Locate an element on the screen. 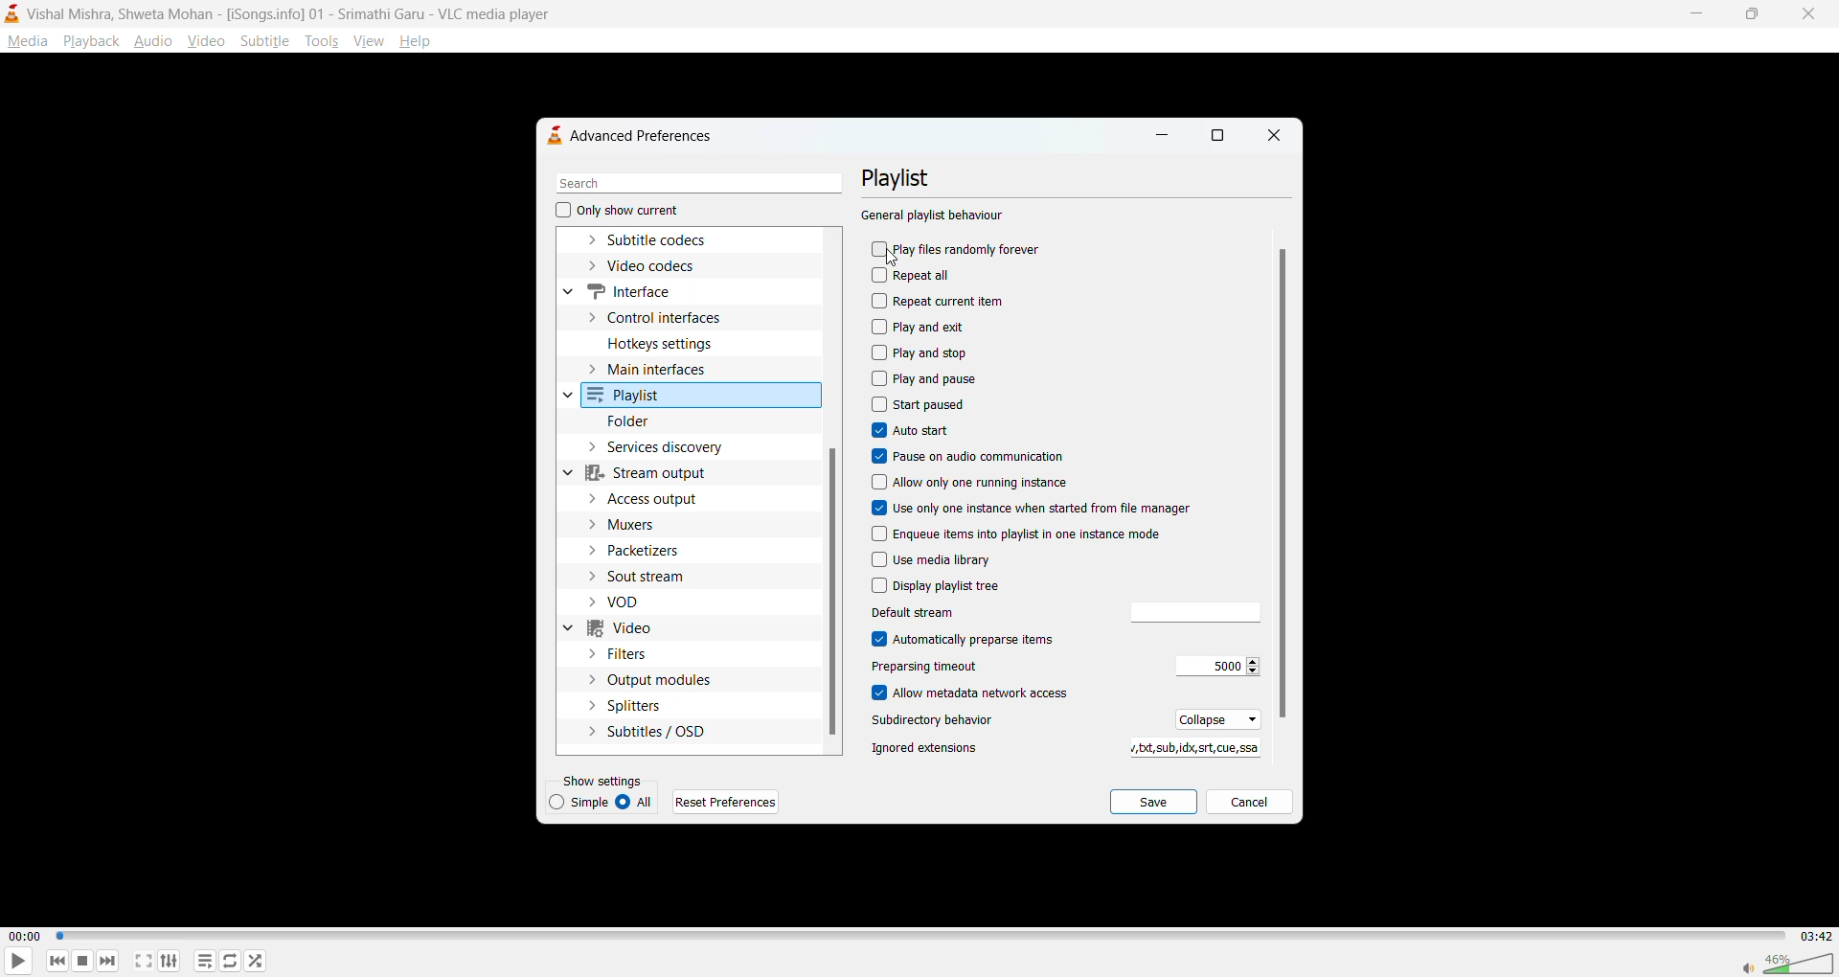 This screenshot has height=977, width=1839. use only one instance  is located at coordinates (1033, 509).